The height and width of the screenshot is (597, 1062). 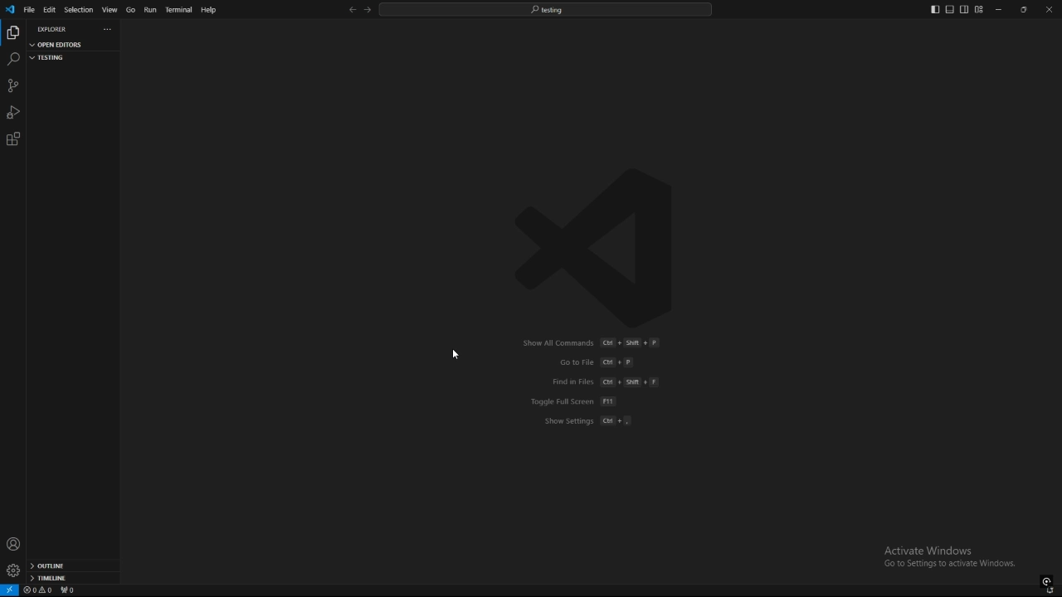 What do you see at coordinates (1051, 591) in the screenshot?
I see `notifications` at bounding box center [1051, 591].